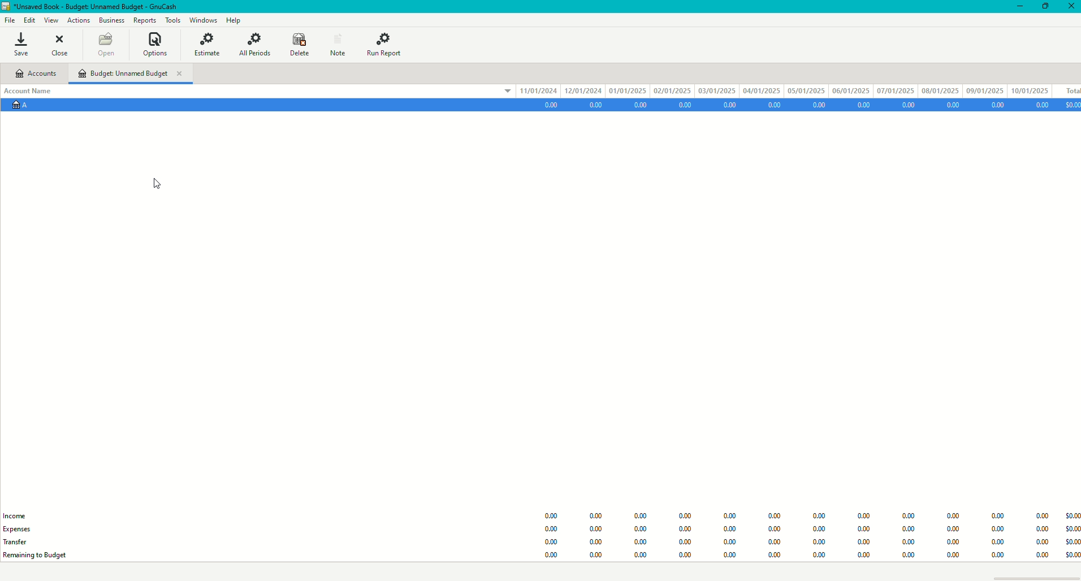 The width and height of the screenshot is (1081, 581). What do you see at coordinates (23, 109) in the screenshot?
I see `Account A` at bounding box center [23, 109].